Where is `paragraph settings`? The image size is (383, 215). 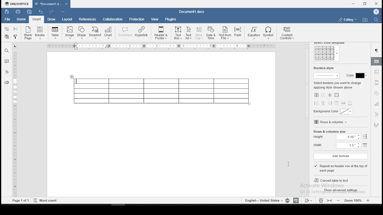 paragraph settings is located at coordinates (377, 51).